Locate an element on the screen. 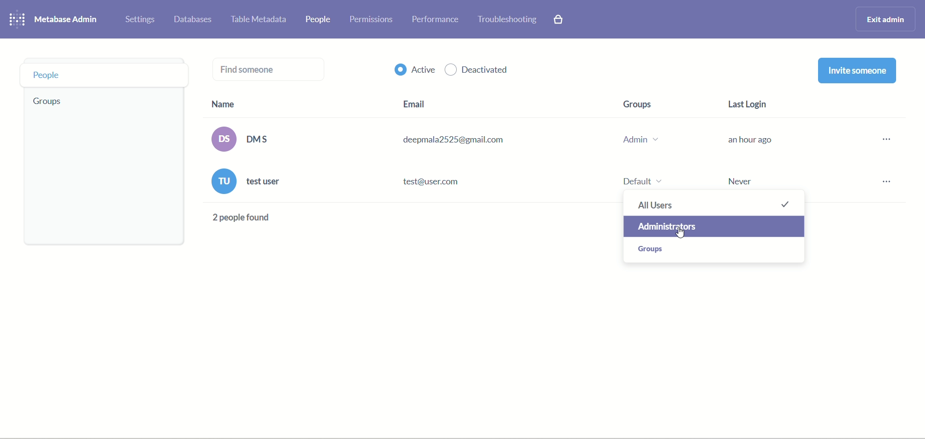 The width and height of the screenshot is (925, 439). metabase admin is located at coordinates (66, 19).